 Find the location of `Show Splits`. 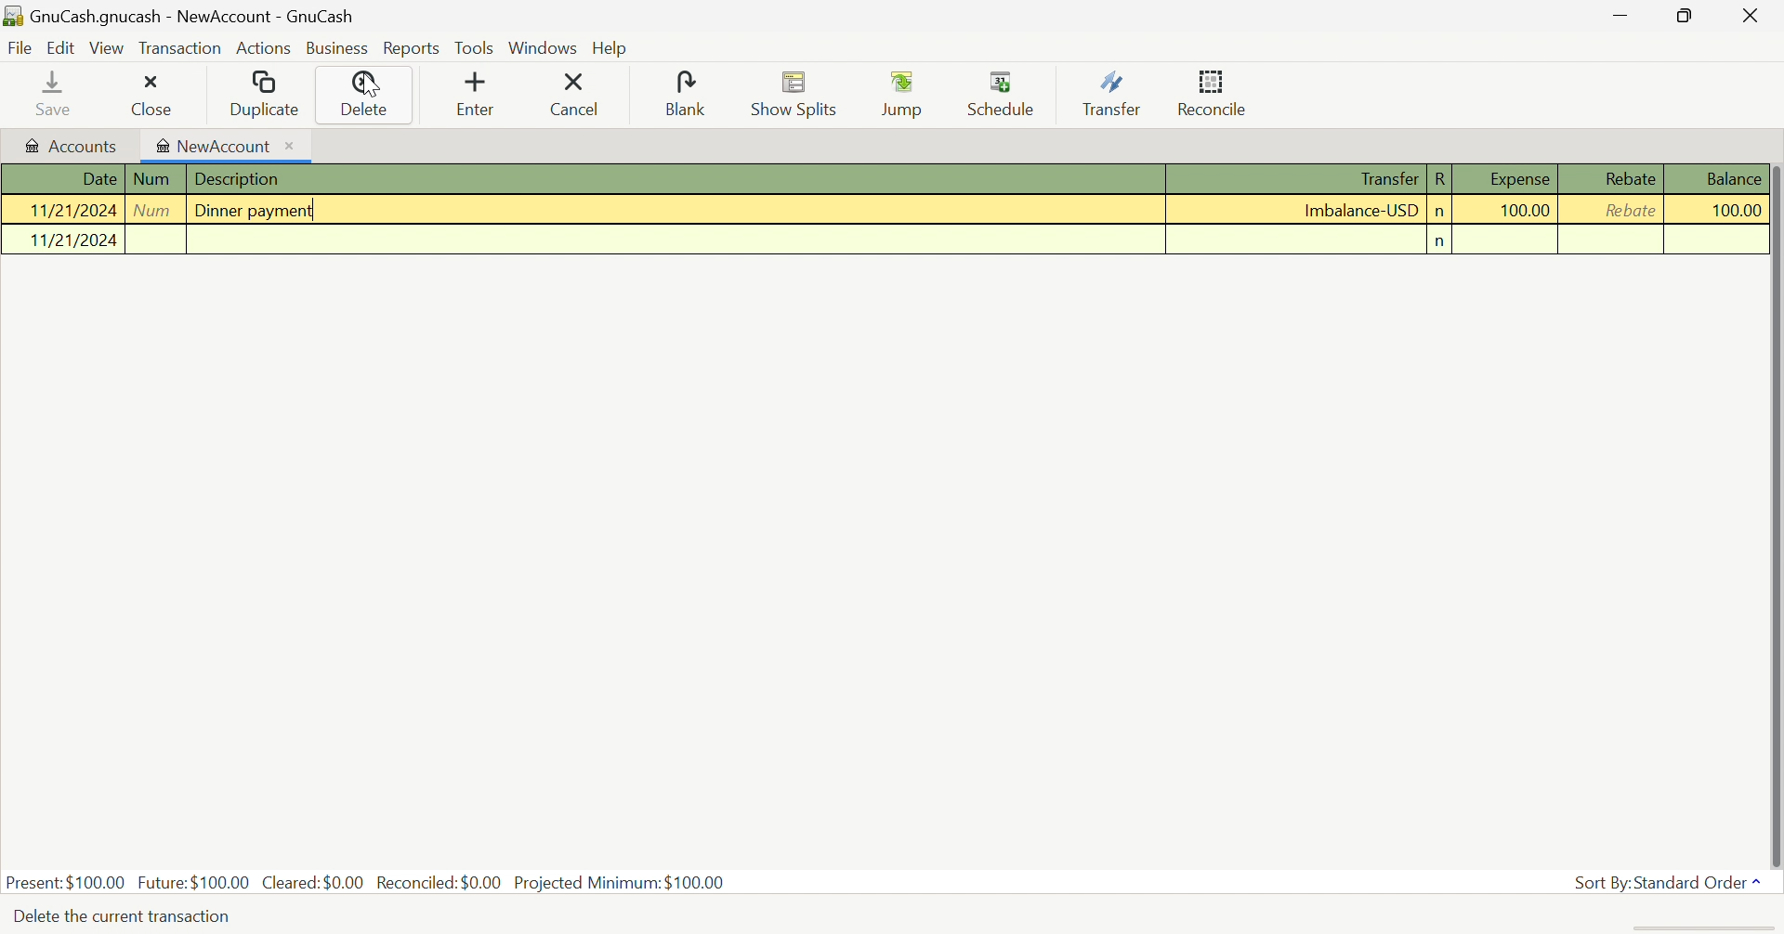

Show Splits is located at coordinates (796, 94).